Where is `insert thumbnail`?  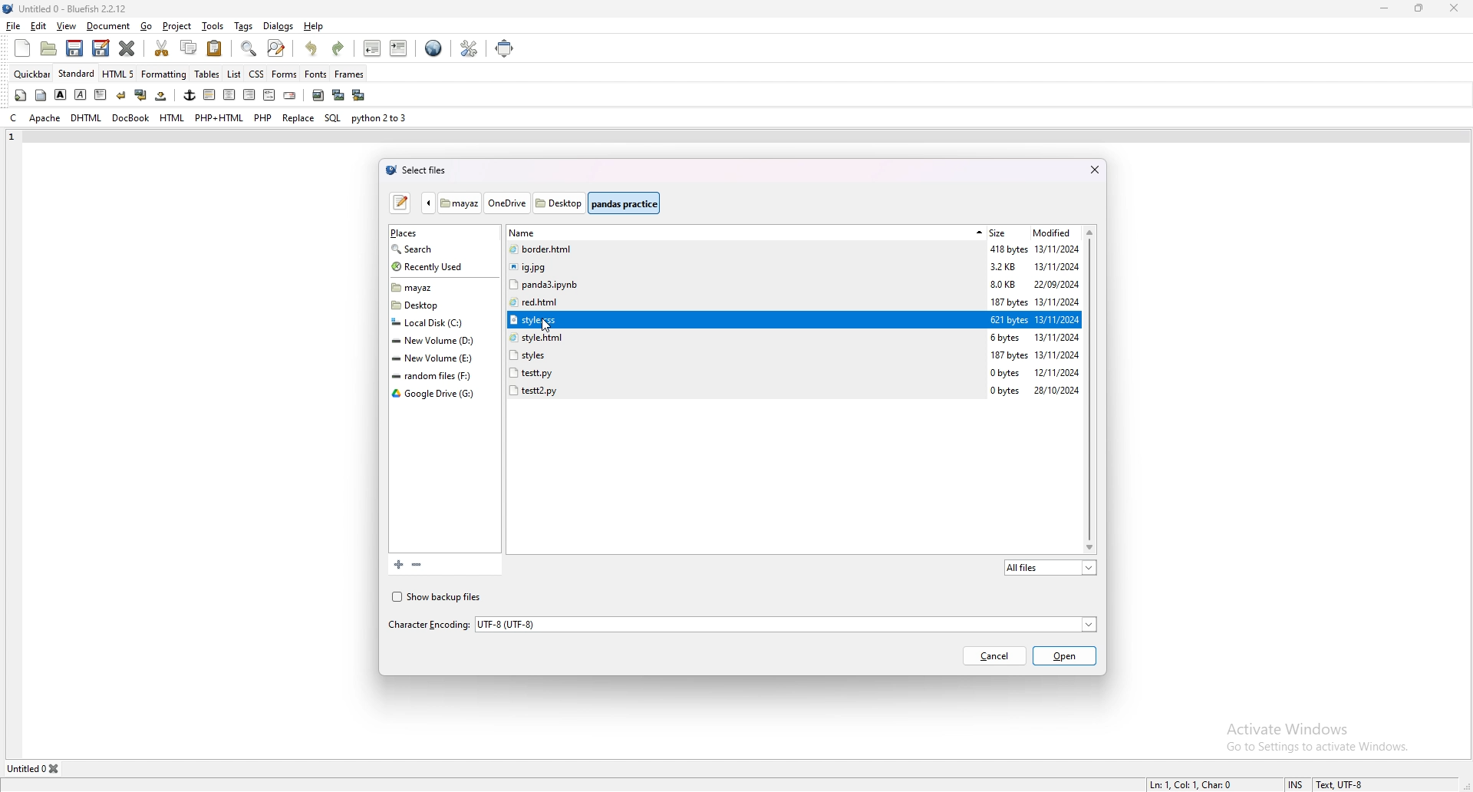
insert thumbnail is located at coordinates (338, 95).